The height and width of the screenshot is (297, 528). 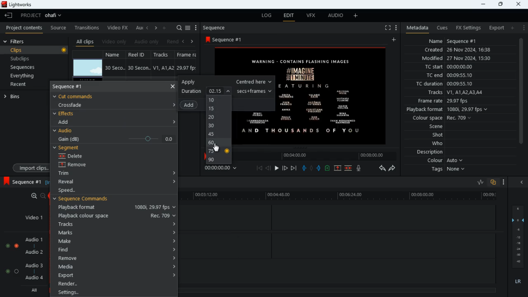 I want to click on colour, so click(x=445, y=161).